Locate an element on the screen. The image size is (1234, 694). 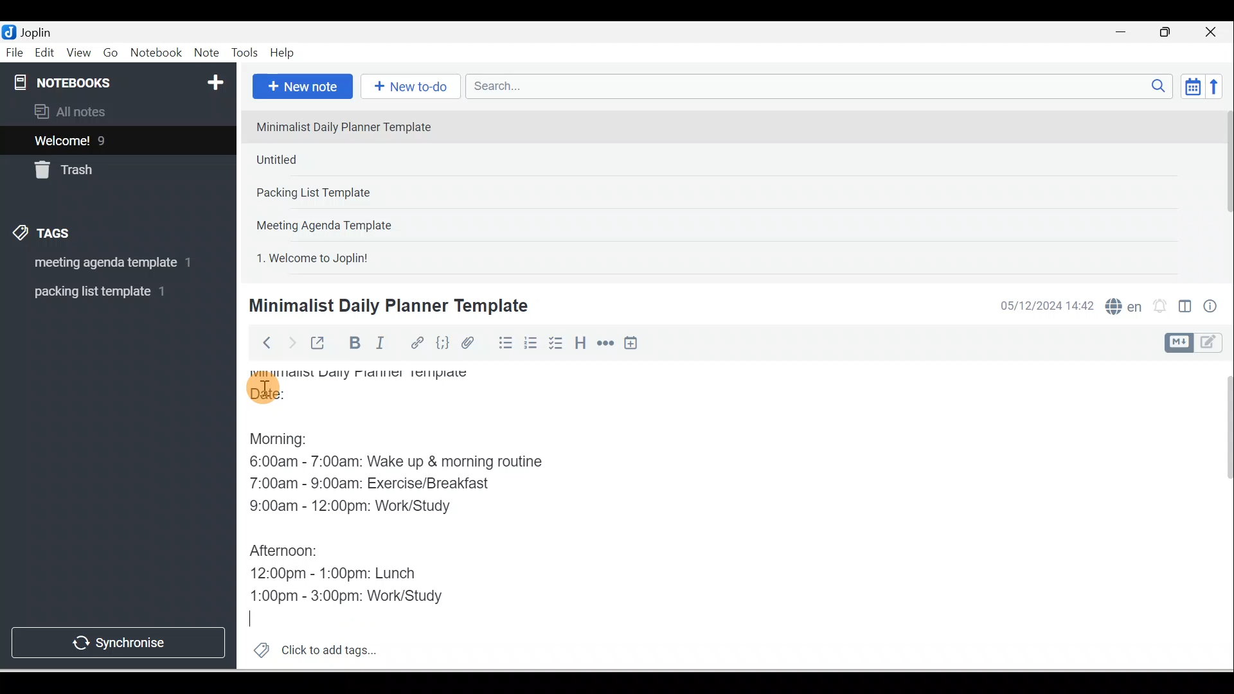
All notes is located at coordinates (116, 111).